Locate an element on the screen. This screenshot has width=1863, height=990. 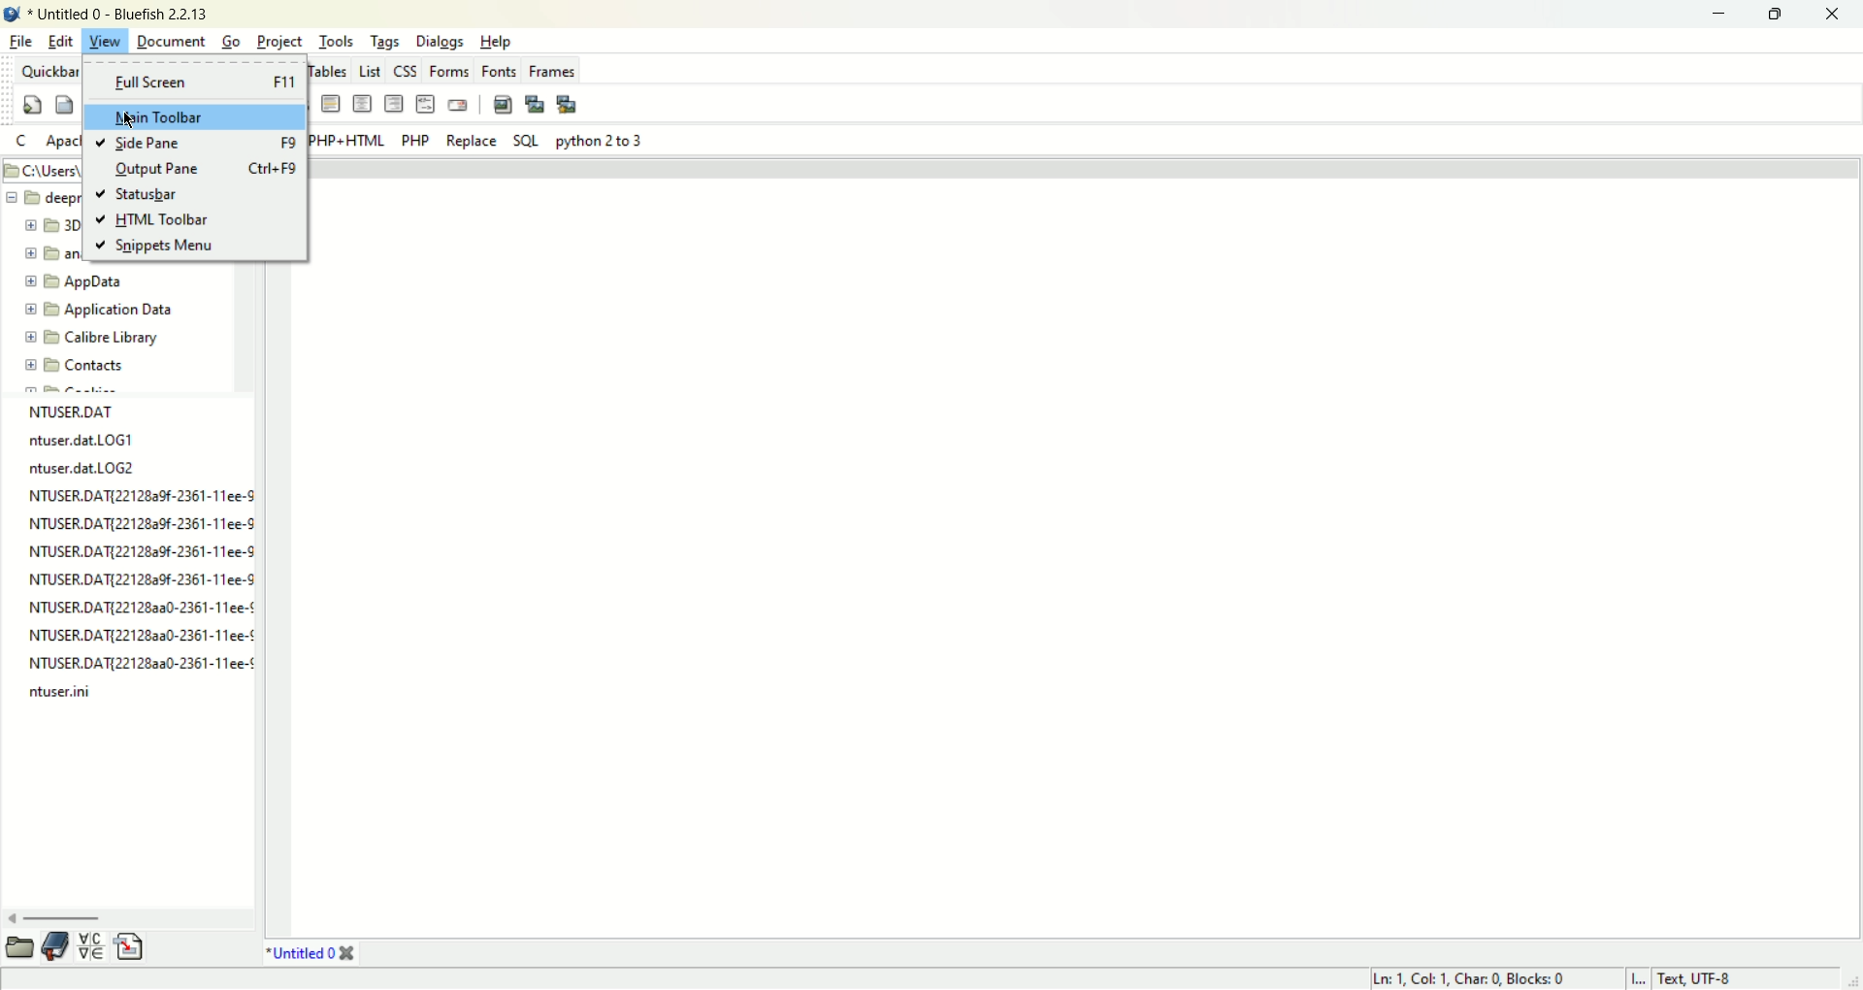
tables is located at coordinates (326, 69).